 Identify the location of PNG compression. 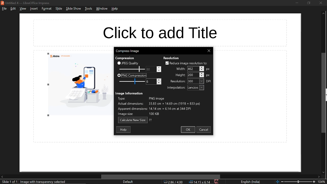
(132, 76).